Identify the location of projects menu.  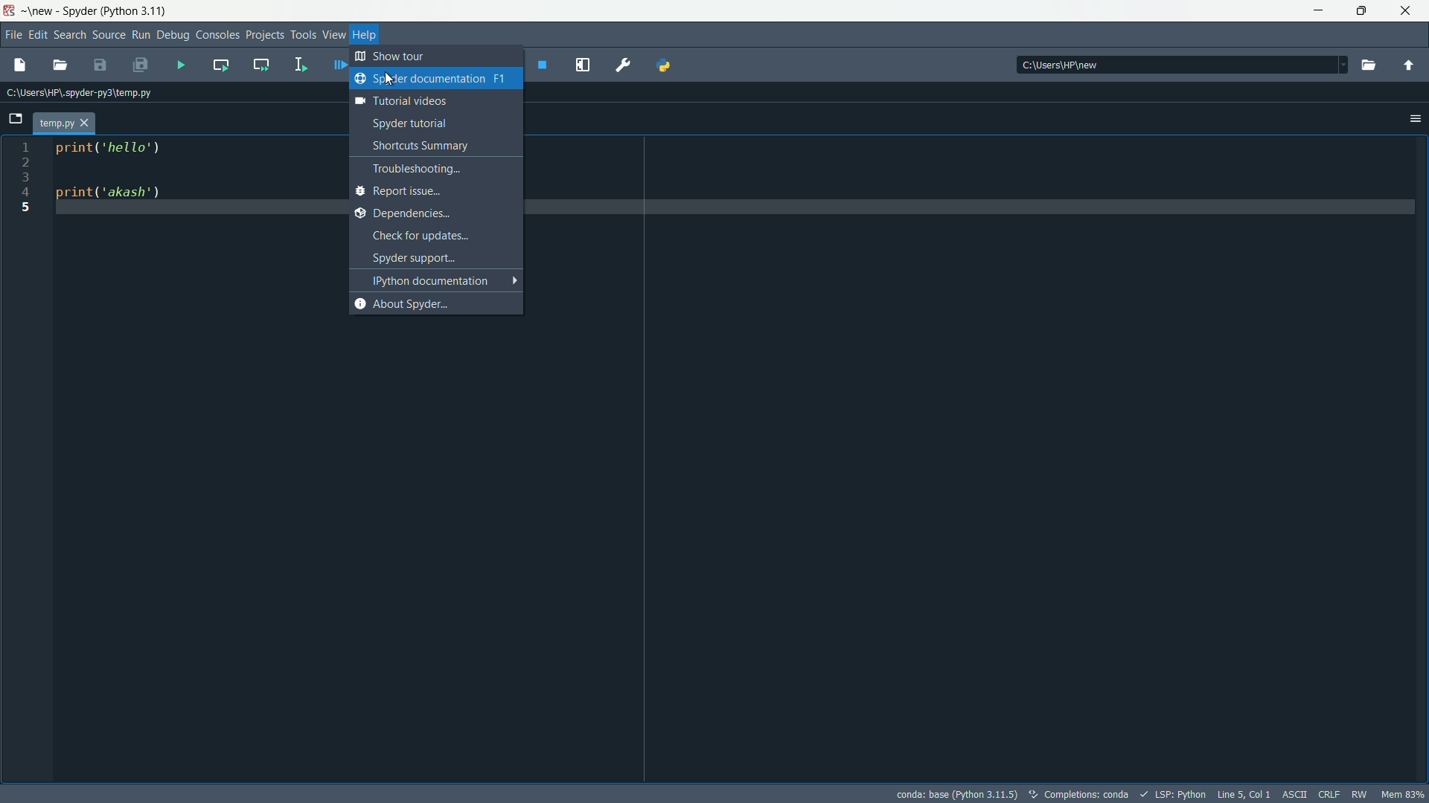
(263, 36).